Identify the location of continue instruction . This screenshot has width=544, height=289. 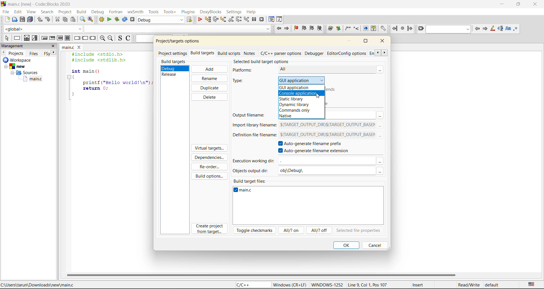
(85, 38).